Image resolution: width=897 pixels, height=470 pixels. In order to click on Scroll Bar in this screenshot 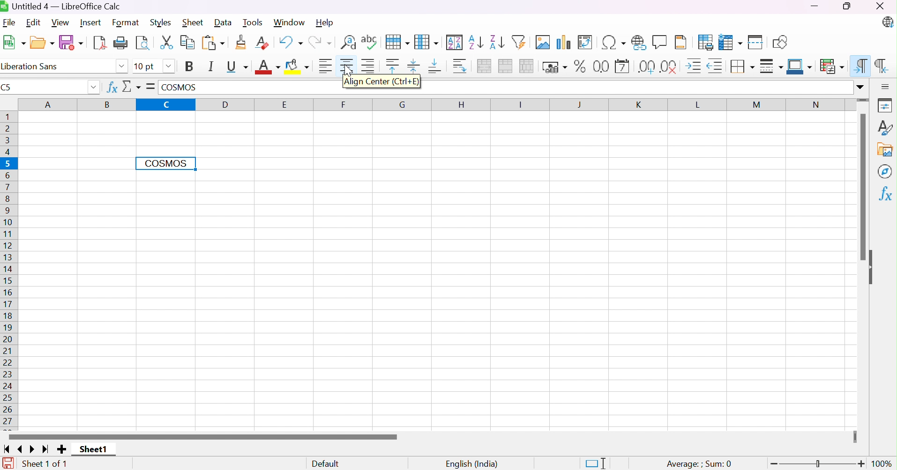, I will do `click(859, 187)`.